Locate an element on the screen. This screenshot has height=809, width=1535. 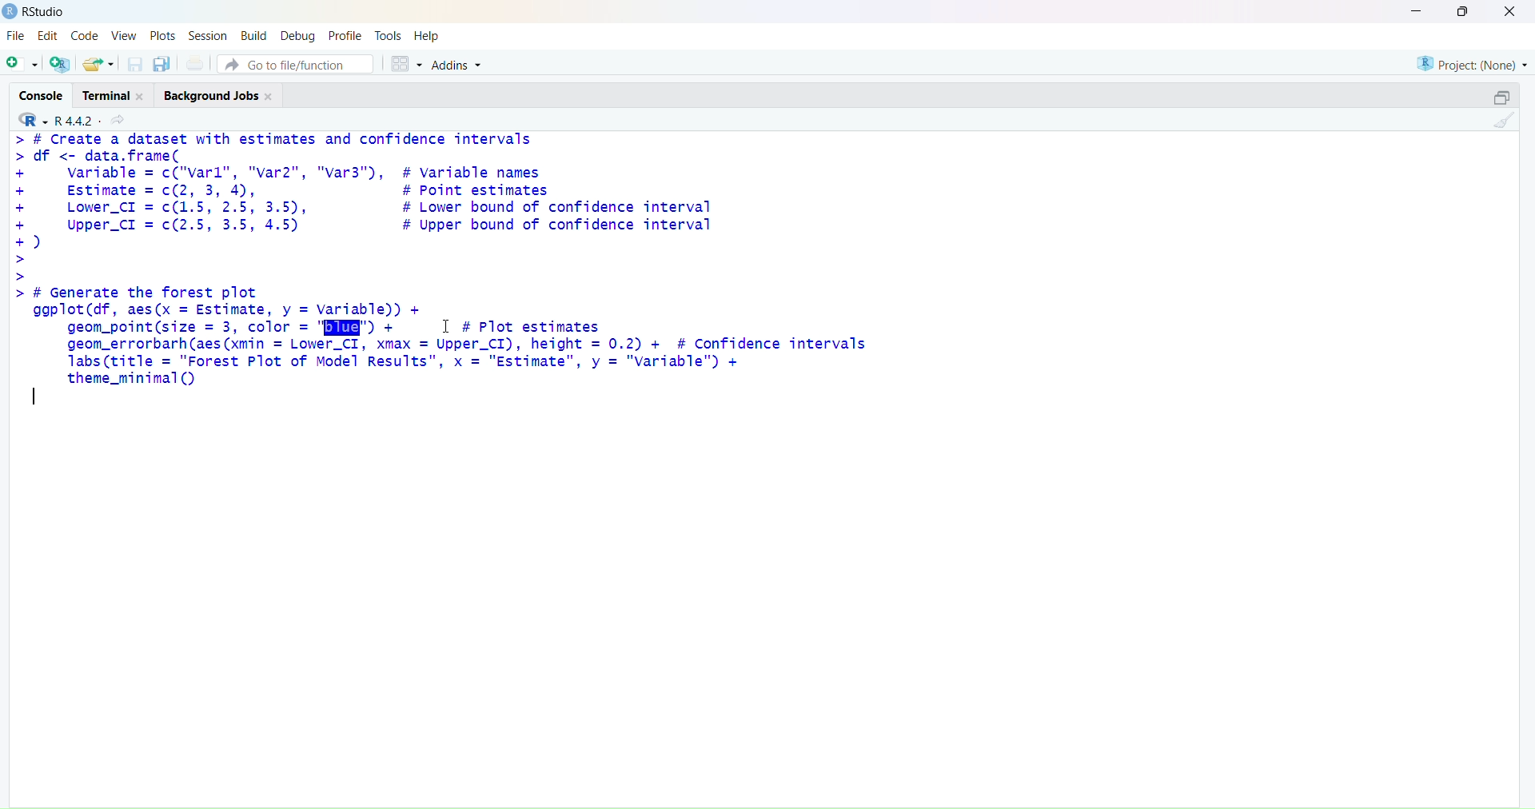
save current document is located at coordinates (134, 62).